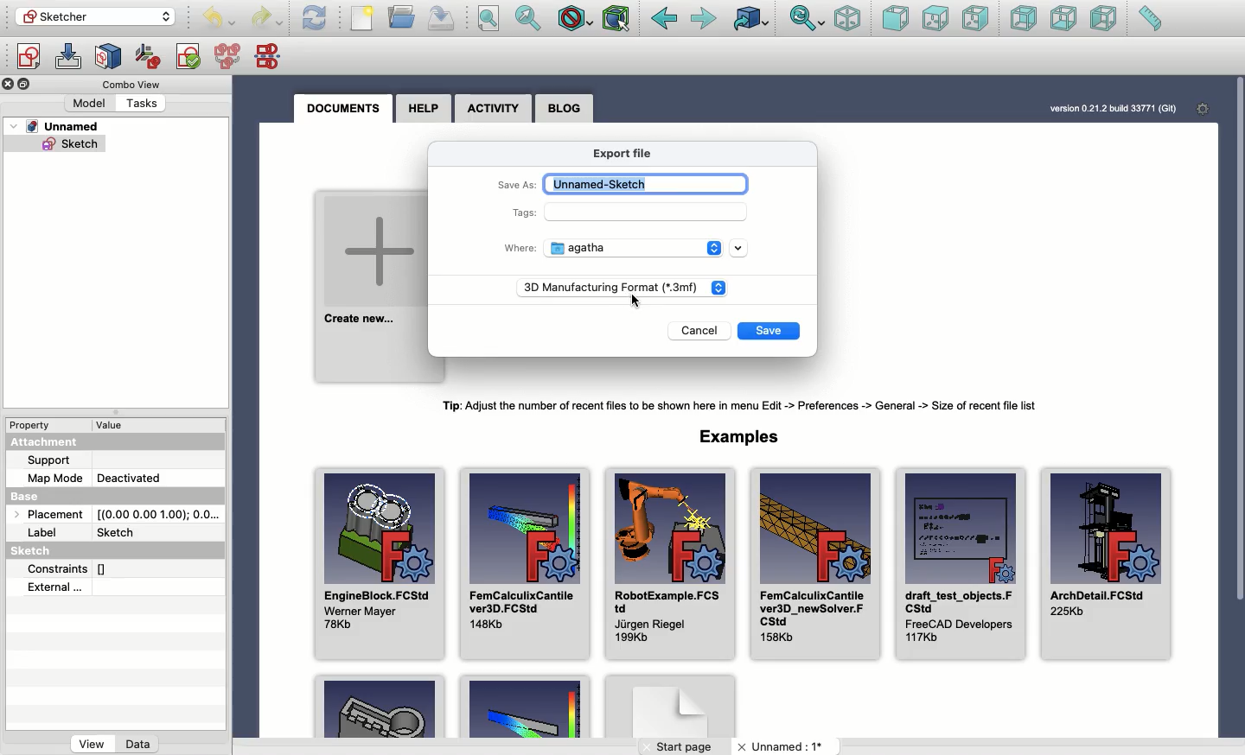  Describe the element at coordinates (70, 58) in the screenshot. I see `Edit sketch` at that location.